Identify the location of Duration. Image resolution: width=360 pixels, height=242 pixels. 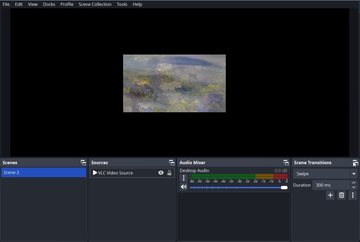
(325, 186).